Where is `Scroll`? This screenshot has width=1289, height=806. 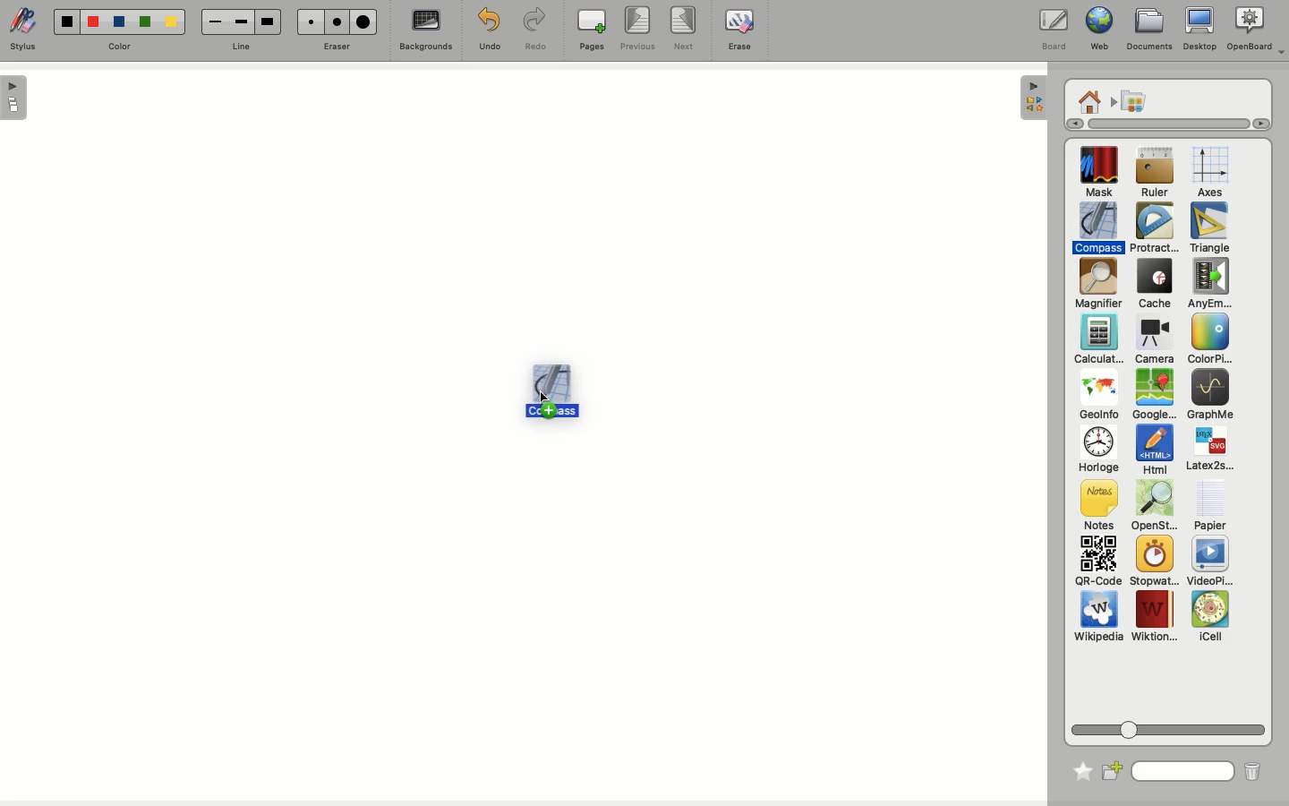
Scroll is located at coordinates (1171, 726).